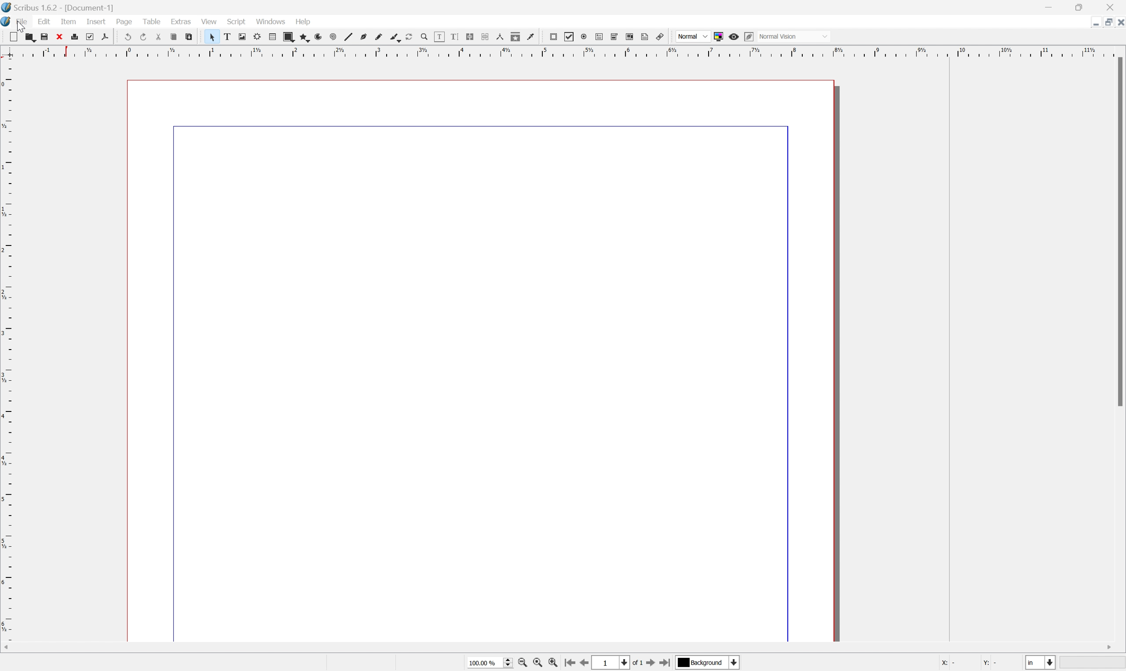 The height and width of the screenshot is (671, 1126). Describe the element at coordinates (62, 37) in the screenshot. I see `Close` at that location.